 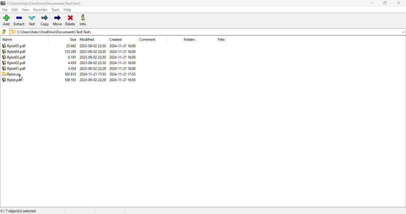 What do you see at coordinates (107, 51) in the screenshot?
I see `2023-09-02 22:30  2024-11-21 16:00` at bounding box center [107, 51].